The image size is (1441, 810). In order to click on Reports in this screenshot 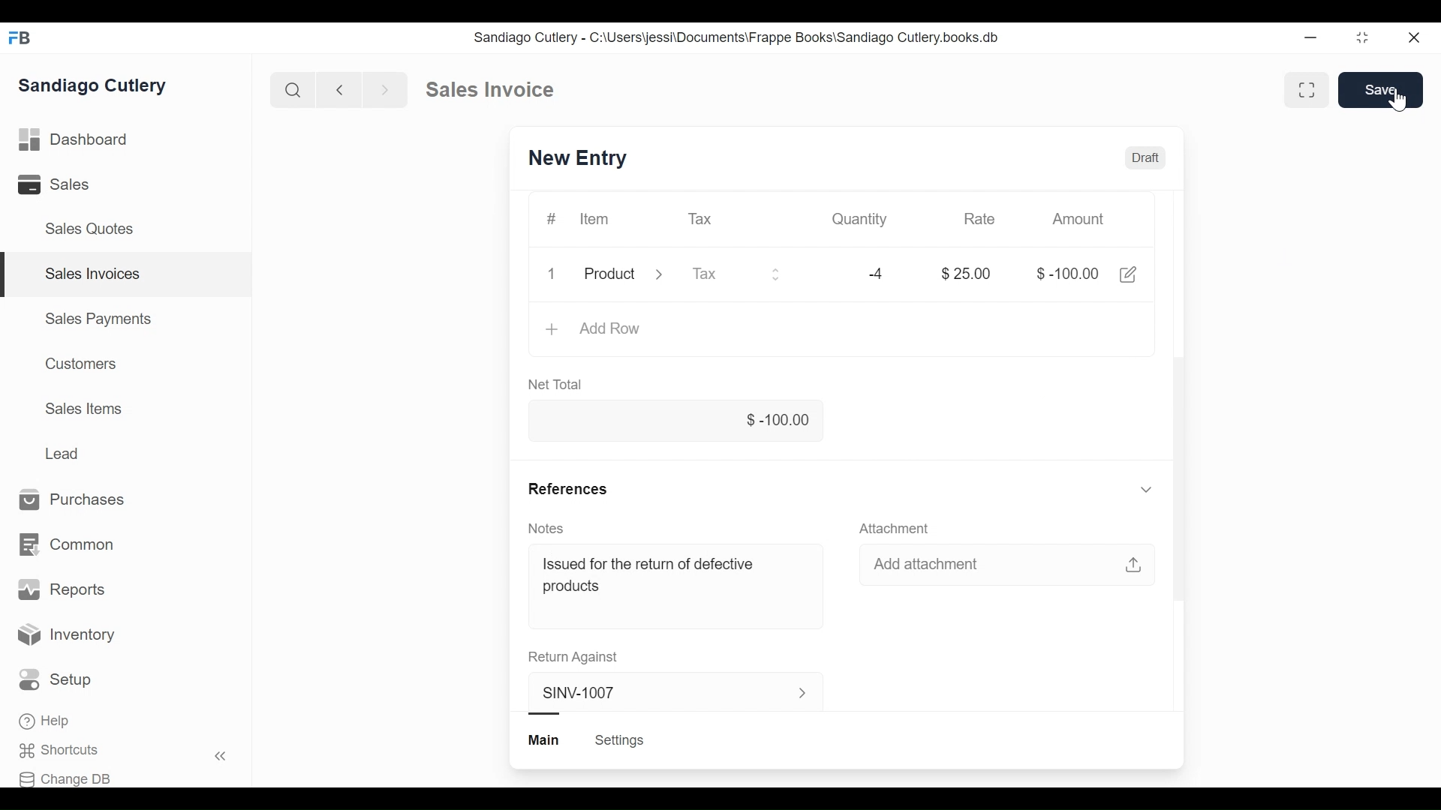, I will do `click(59, 588)`.